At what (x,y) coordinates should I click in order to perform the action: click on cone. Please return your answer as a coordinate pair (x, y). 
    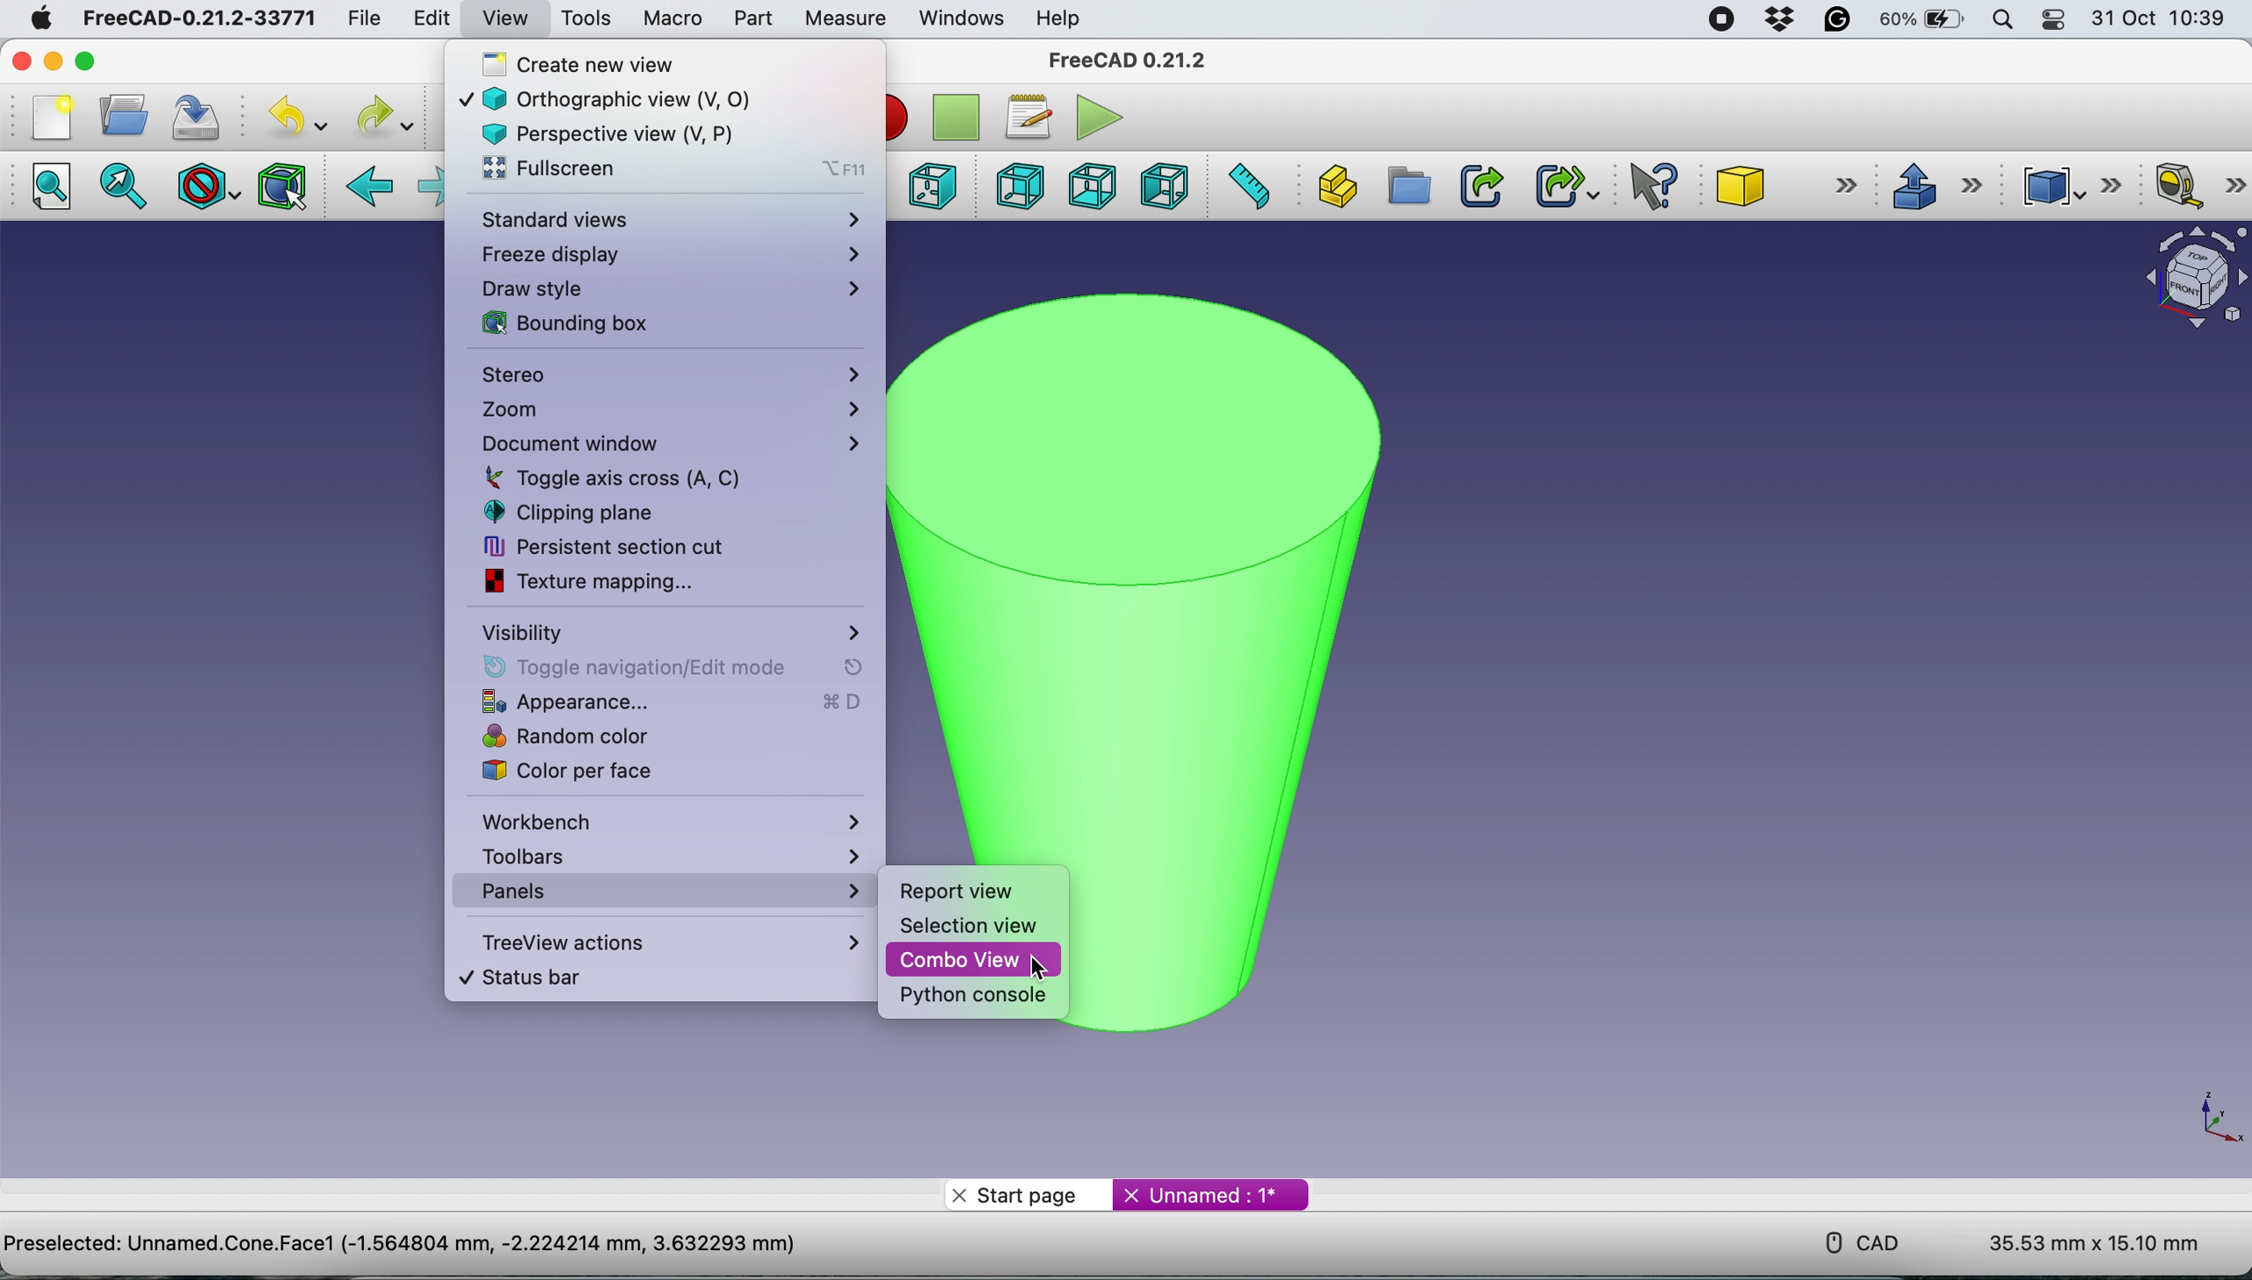
    Looking at the image, I should click on (1790, 188).